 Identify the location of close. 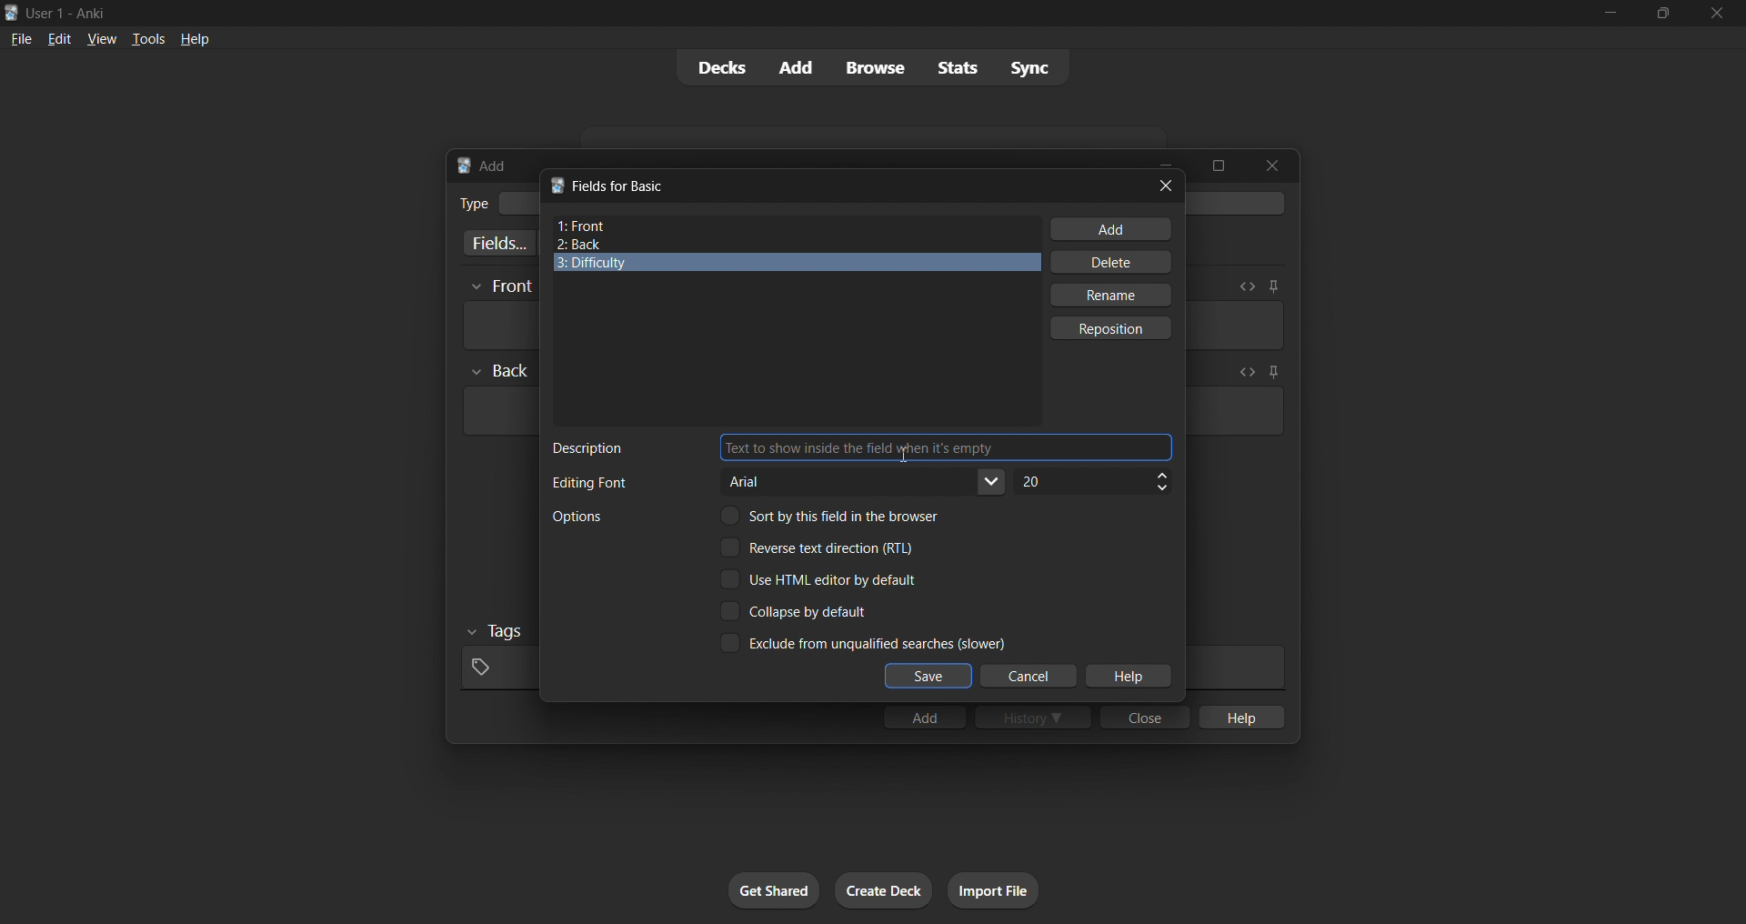
(1166, 186).